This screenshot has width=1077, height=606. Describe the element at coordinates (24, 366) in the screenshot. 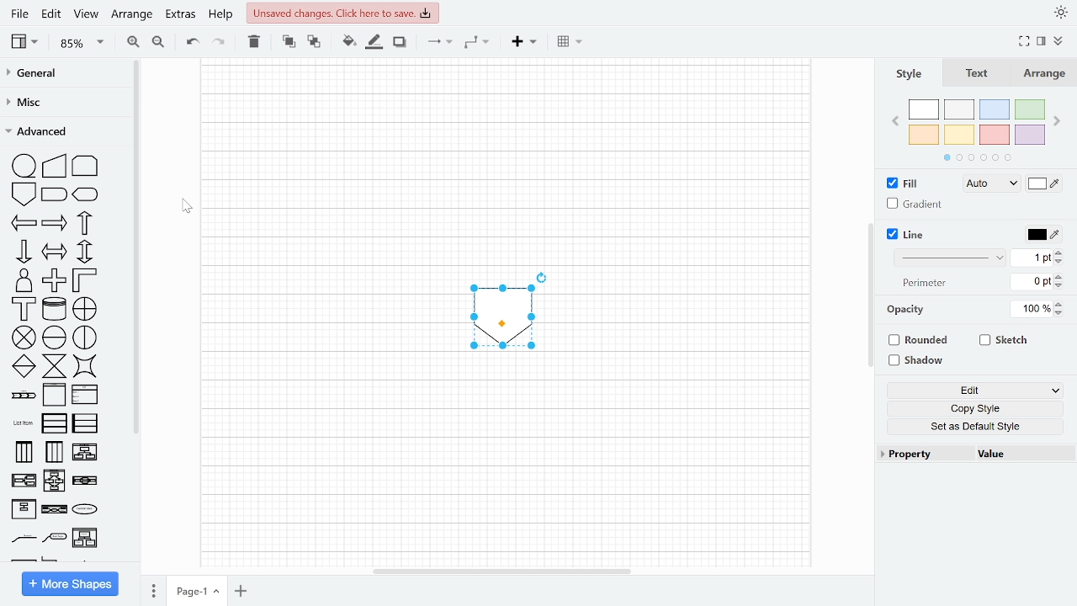

I see `sort ` at that location.